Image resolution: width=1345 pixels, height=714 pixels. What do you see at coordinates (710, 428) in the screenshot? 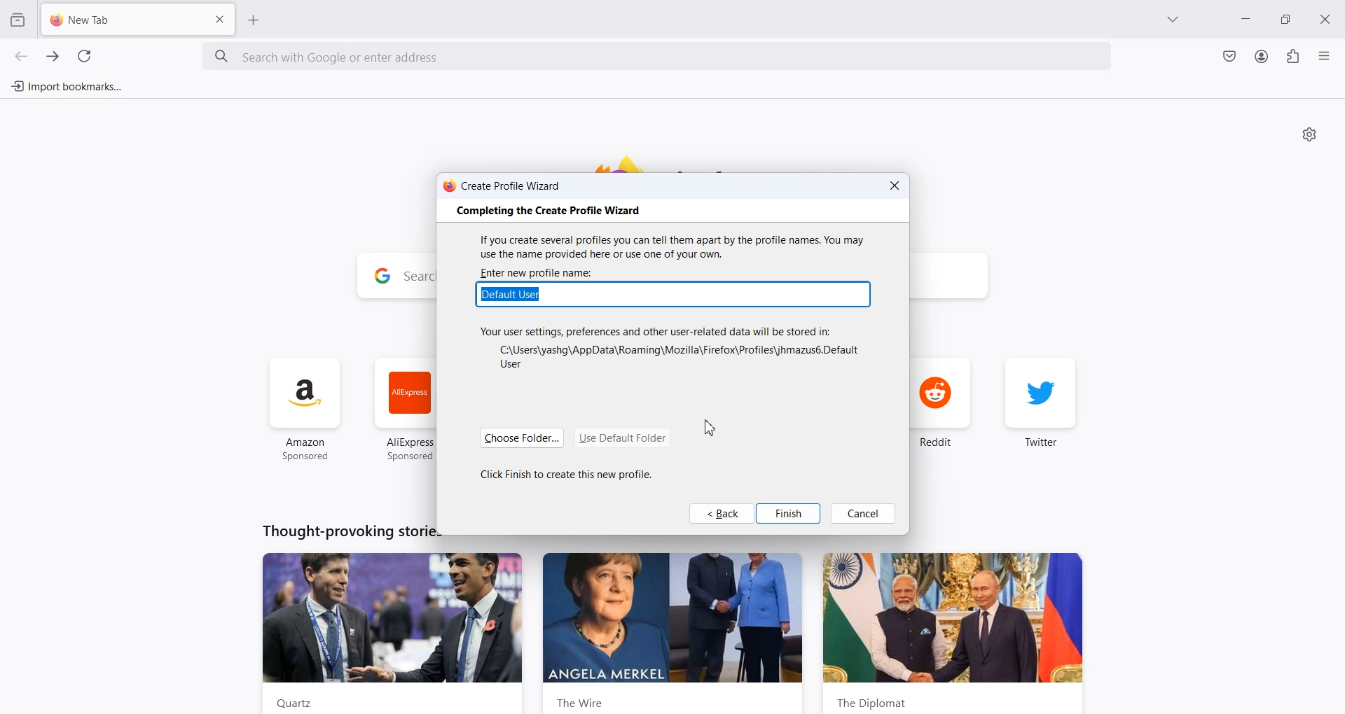
I see `Cursor` at bounding box center [710, 428].